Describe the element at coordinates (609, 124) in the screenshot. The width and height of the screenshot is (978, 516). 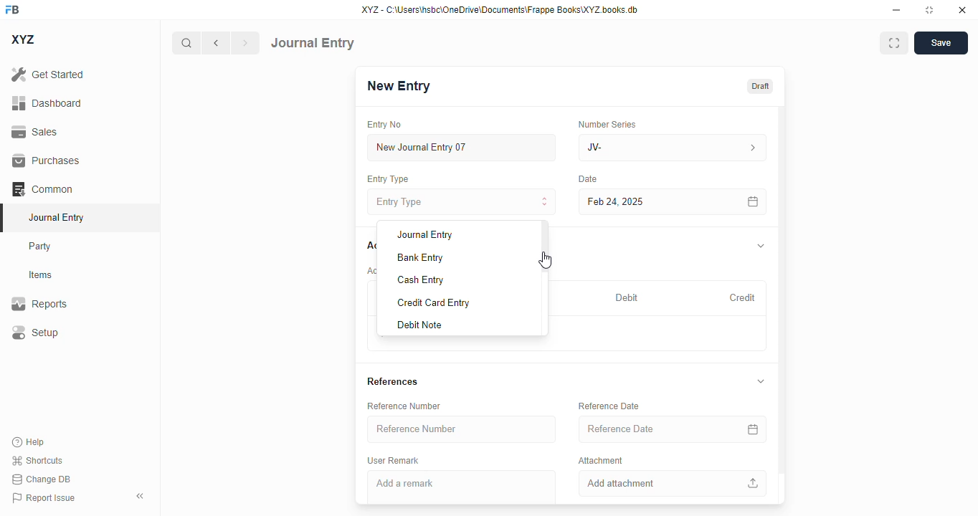
I see `number series` at that location.